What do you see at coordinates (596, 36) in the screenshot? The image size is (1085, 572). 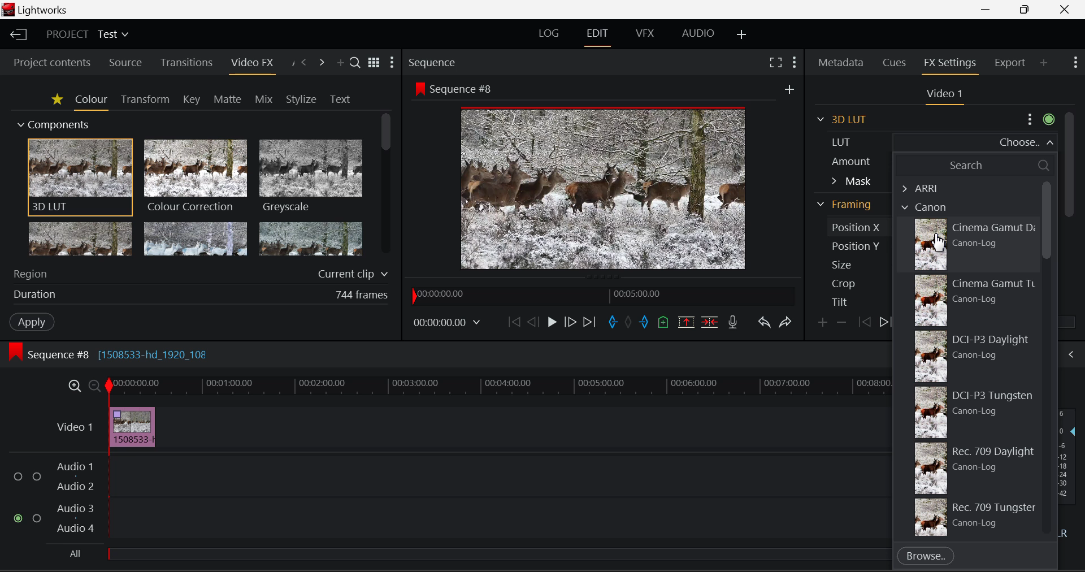 I see `EDIT Layout` at bounding box center [596, 36].